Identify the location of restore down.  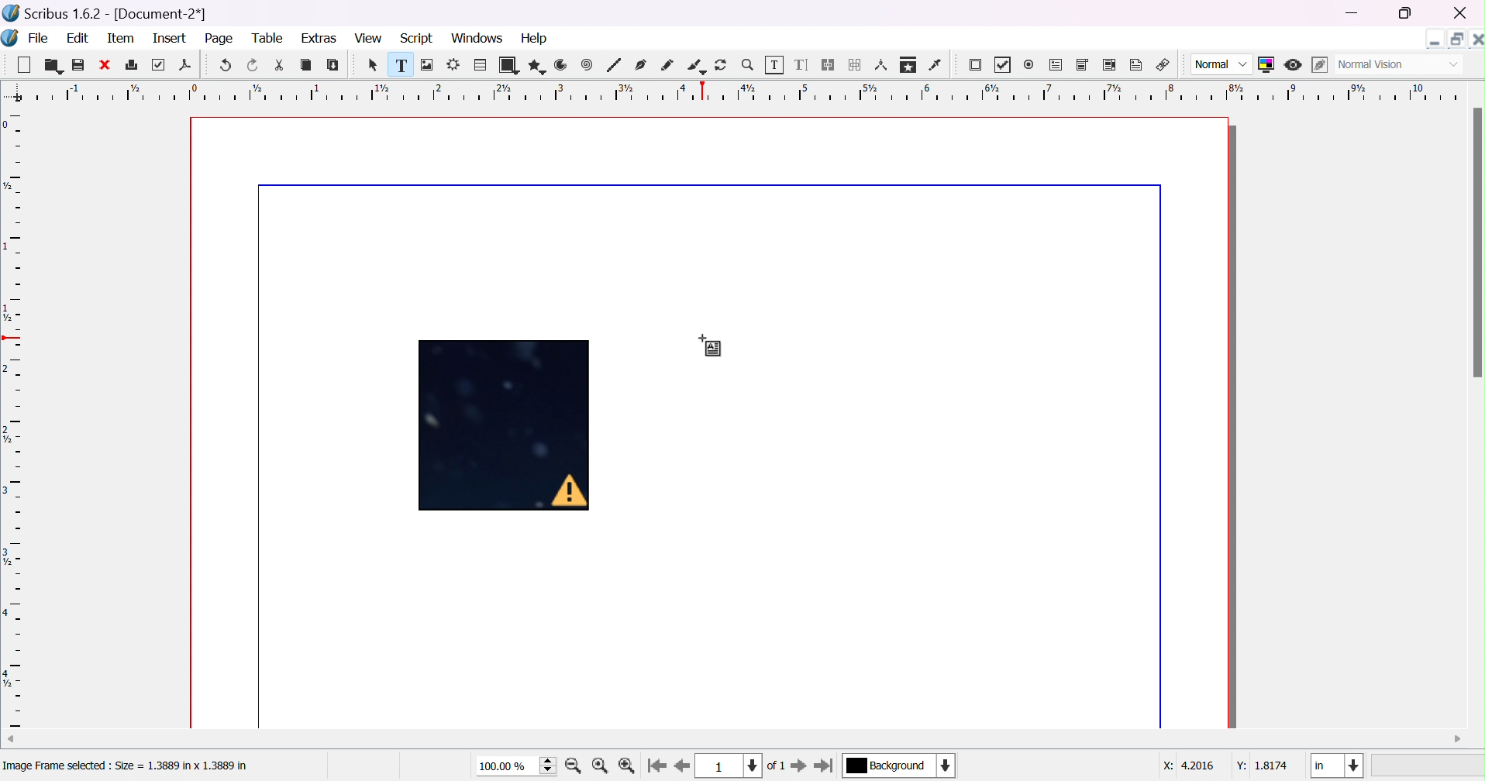
(1454, 36).